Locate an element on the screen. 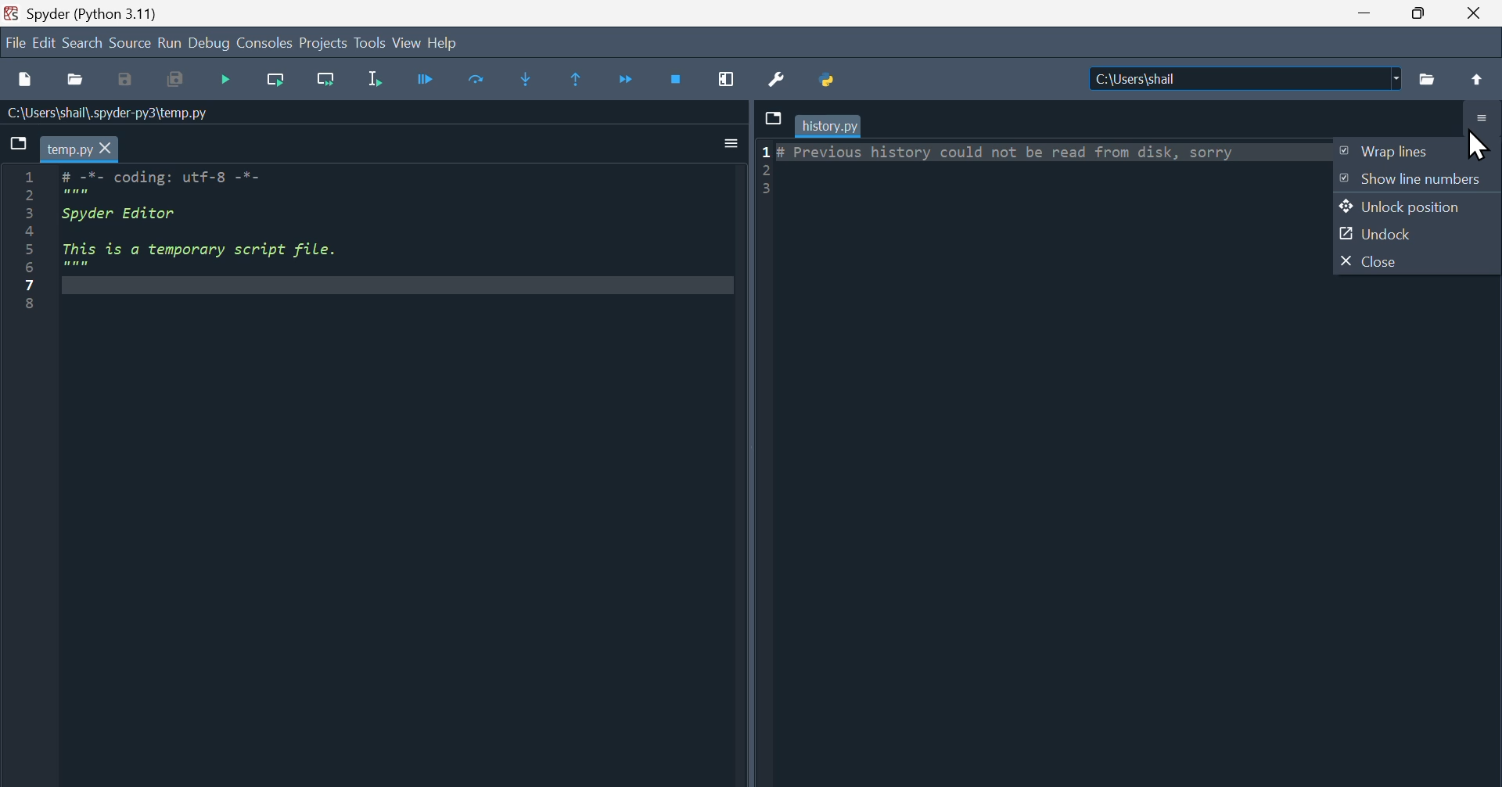  history.py is located at coordinates (829, 126).